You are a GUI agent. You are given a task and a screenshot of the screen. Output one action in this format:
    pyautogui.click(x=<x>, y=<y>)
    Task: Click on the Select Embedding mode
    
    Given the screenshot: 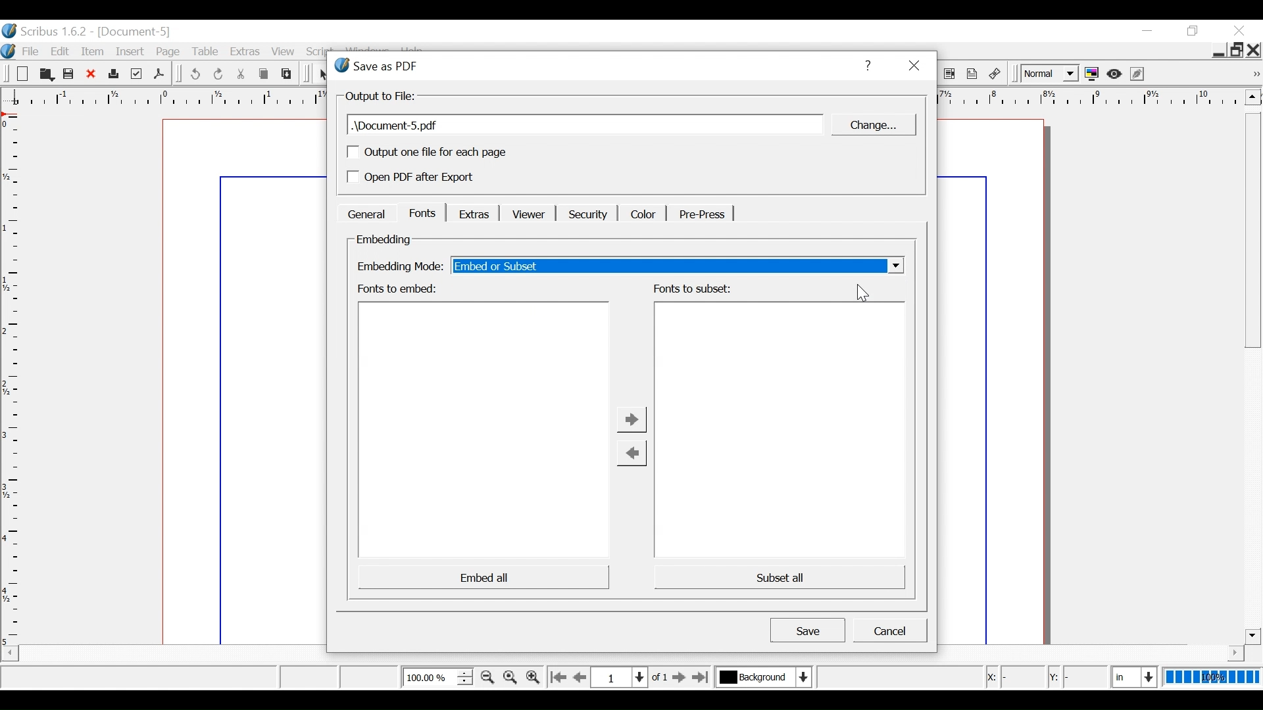 What is the action you would take?
    pyautogui.click(x=677, y=265)
    